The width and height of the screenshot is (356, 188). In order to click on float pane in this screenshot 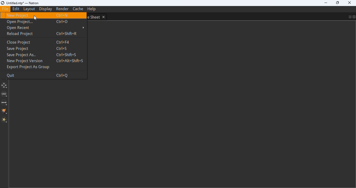, I will do `click(349, 17)`.